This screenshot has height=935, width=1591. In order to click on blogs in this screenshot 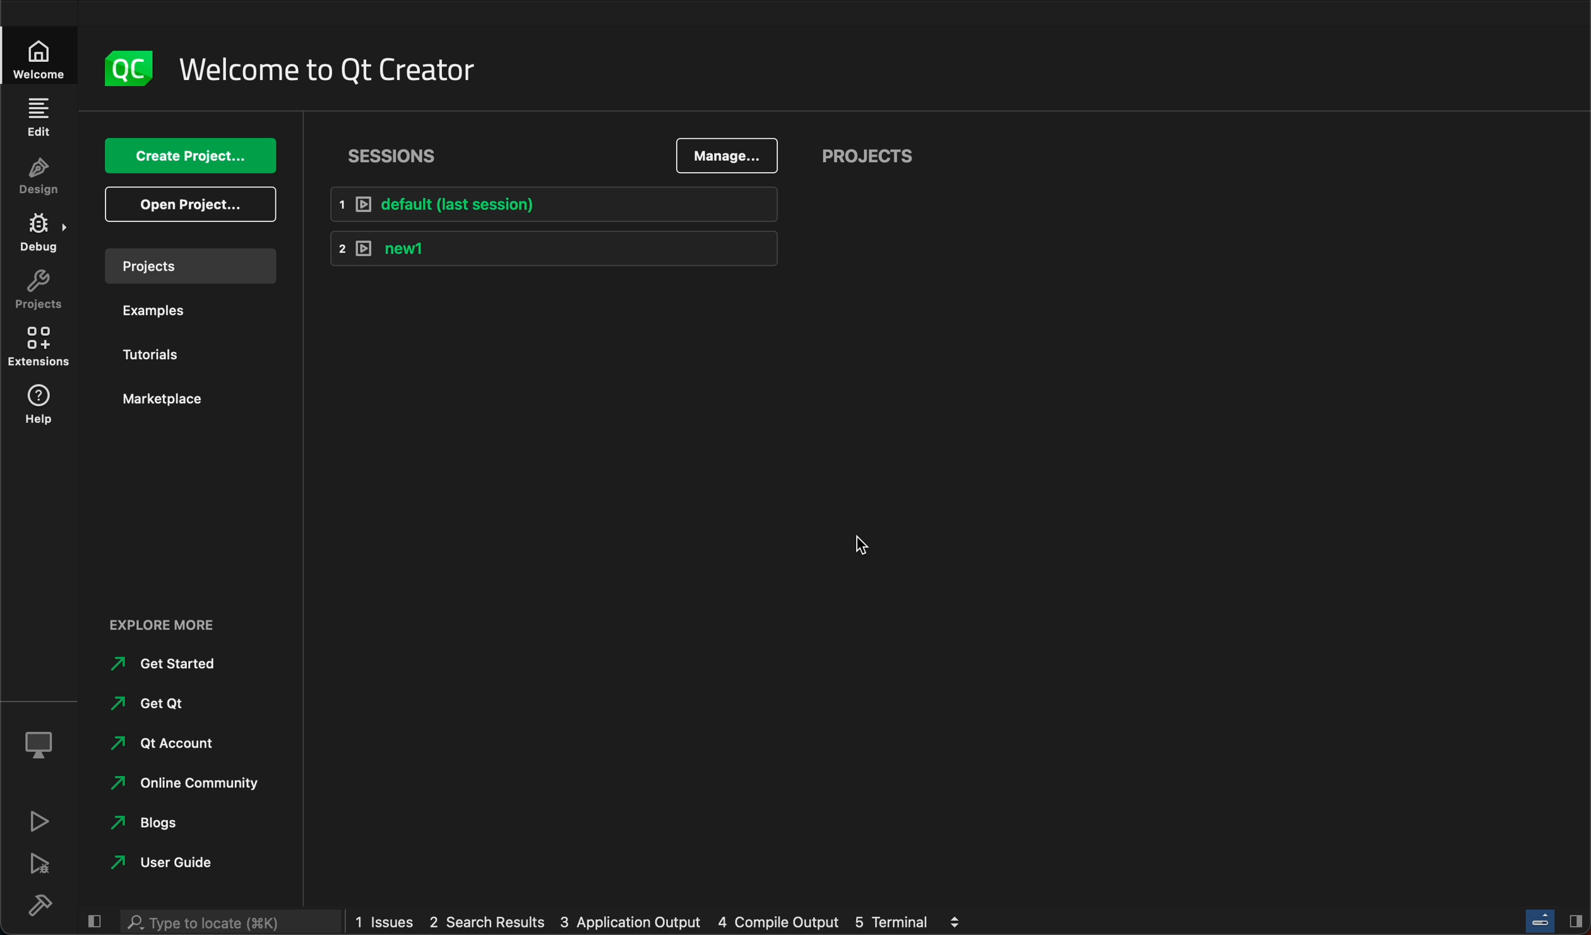, I will do `click(150, 822)`.